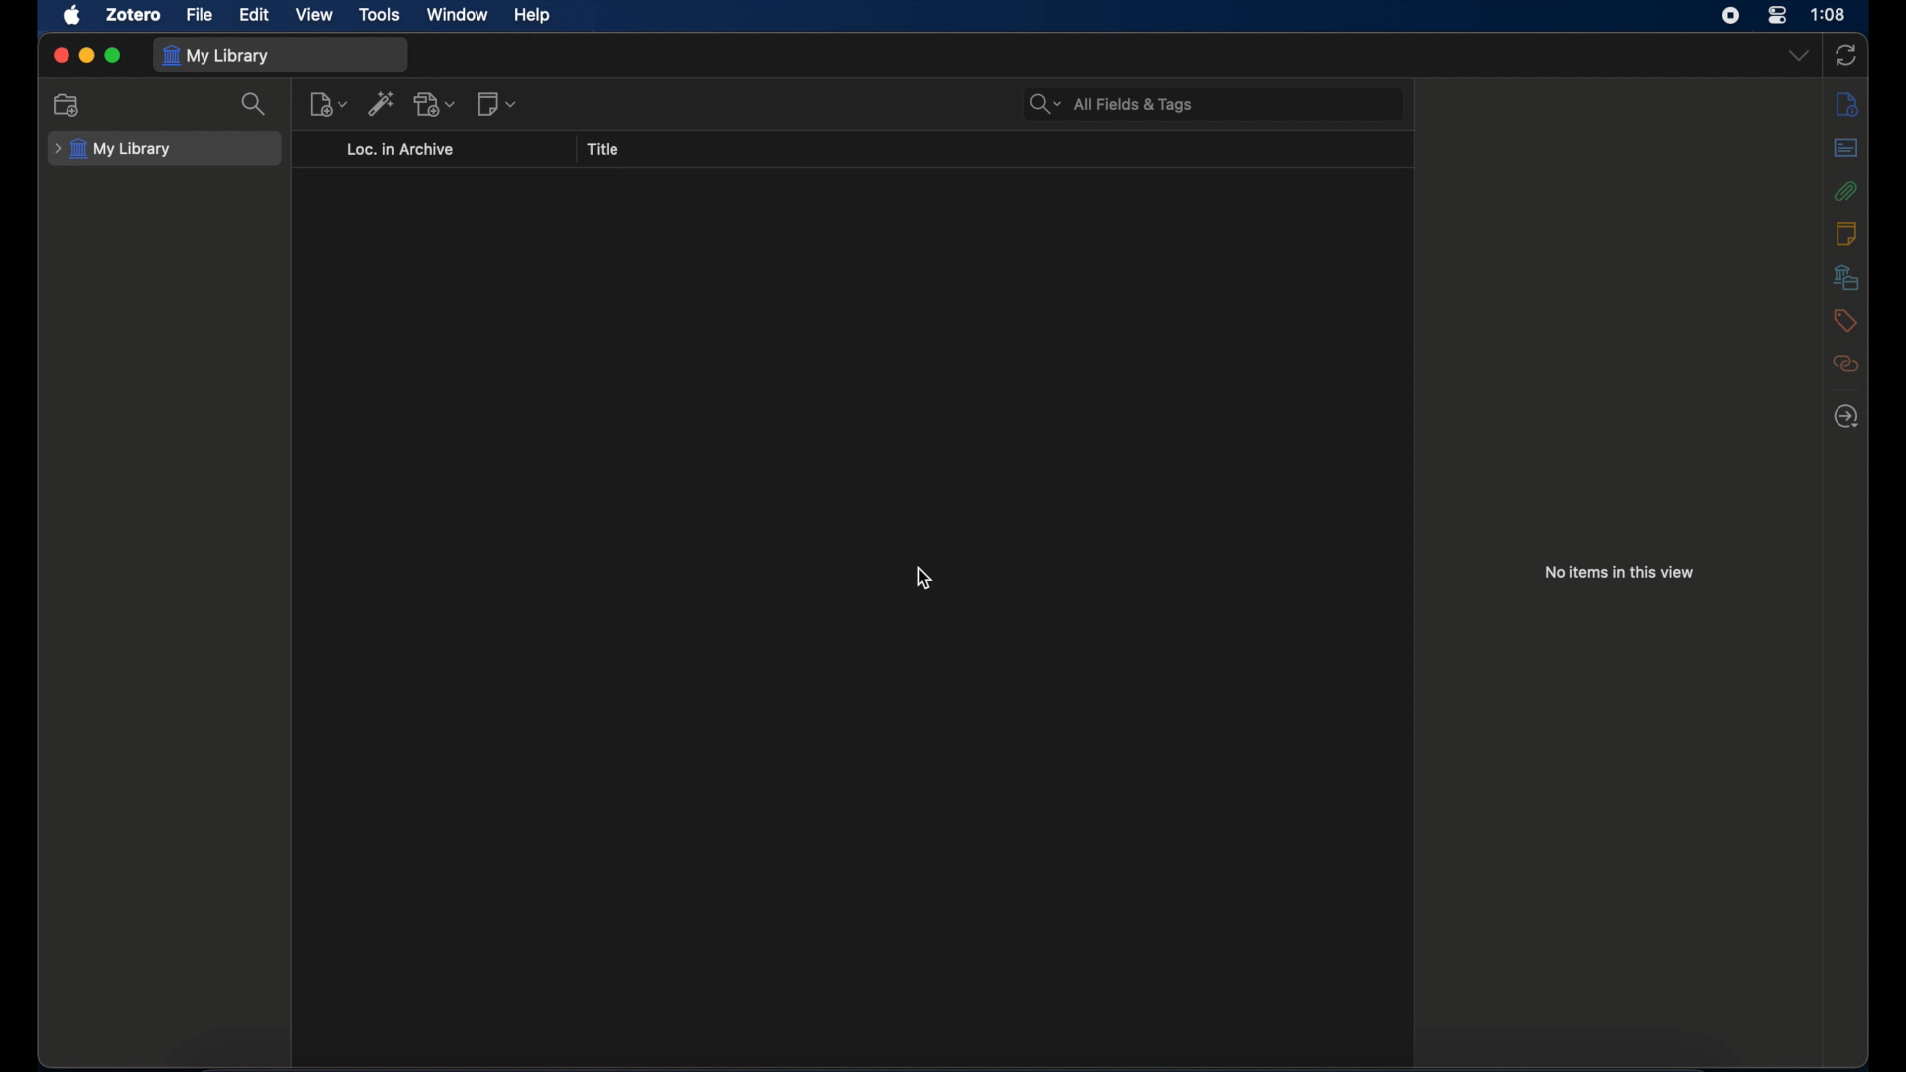  What do you see at coordinates (201, 15) in the screenshot?
I see `file` at bounding box center [201, 15].